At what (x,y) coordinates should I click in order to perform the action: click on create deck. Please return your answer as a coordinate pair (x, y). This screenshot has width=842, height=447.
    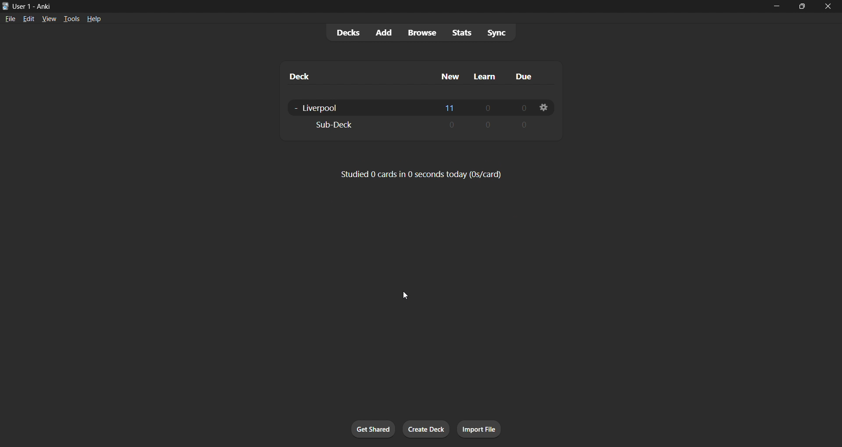
    Looking at the image, I should click on (428, 430).